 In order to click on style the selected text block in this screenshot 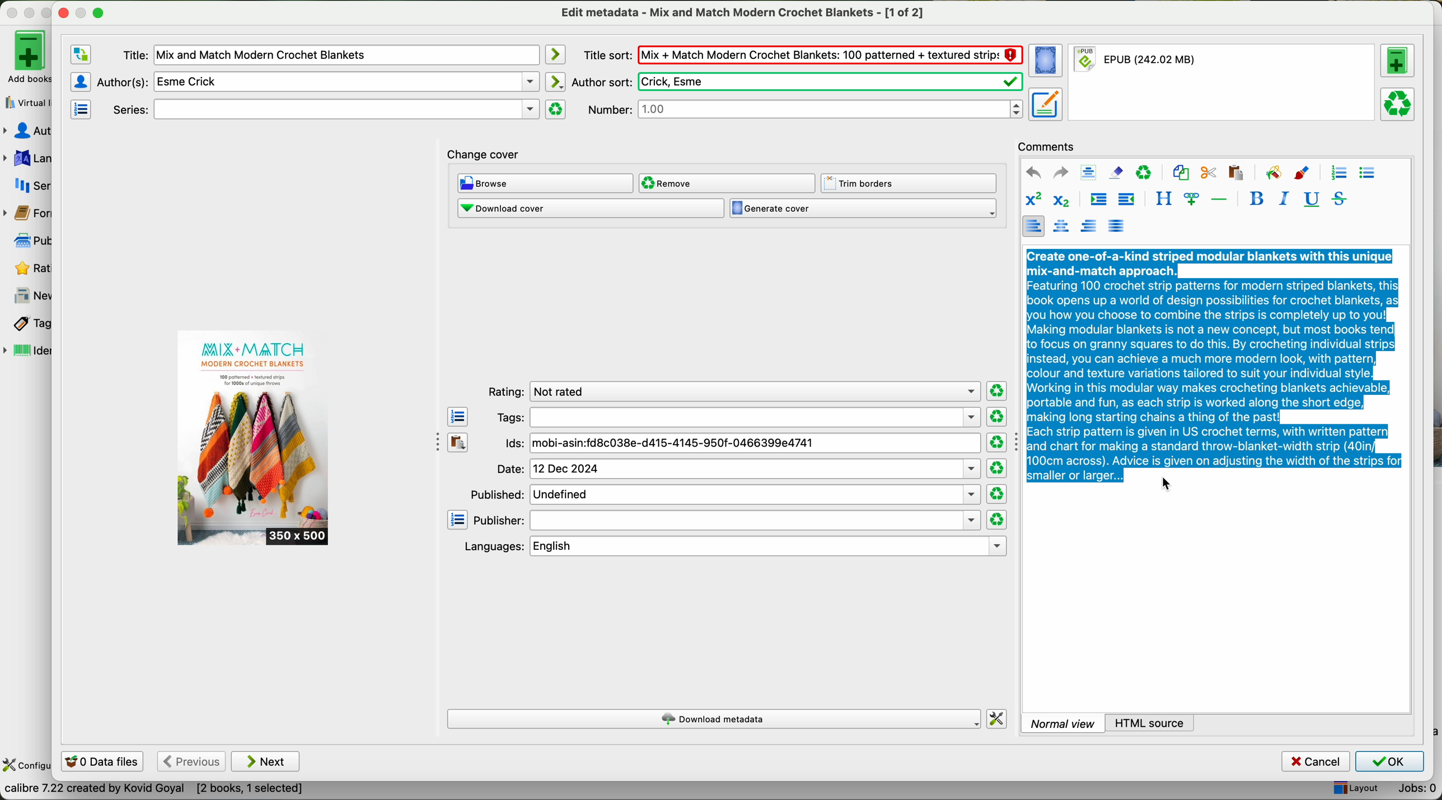, I will do `click(1163, 199)`.